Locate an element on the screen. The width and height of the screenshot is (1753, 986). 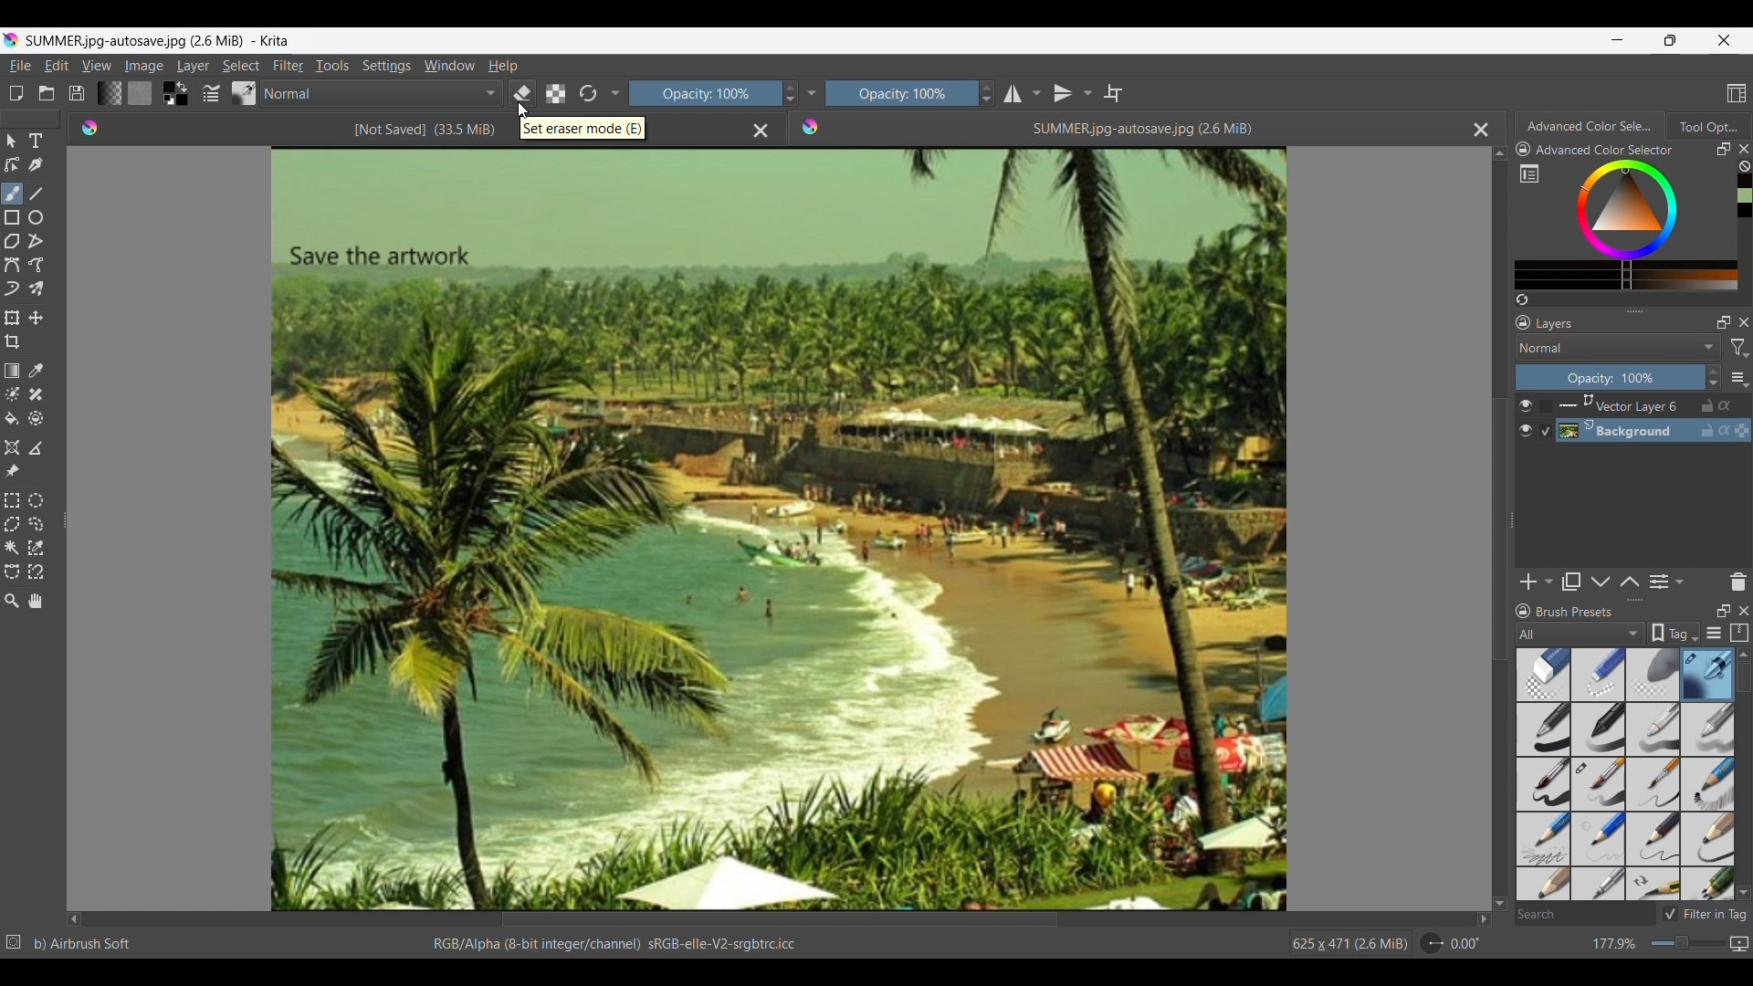
Save is located at coordinates (77, 93).